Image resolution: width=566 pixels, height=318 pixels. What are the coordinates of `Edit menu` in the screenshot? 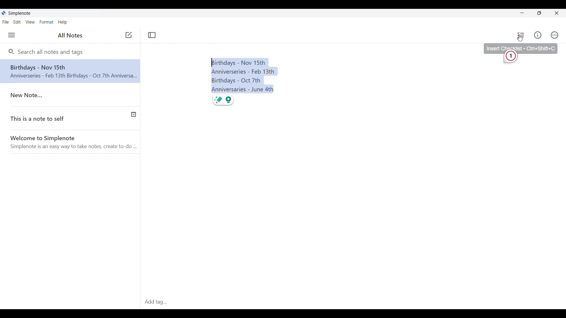 It's located at (17, 22).